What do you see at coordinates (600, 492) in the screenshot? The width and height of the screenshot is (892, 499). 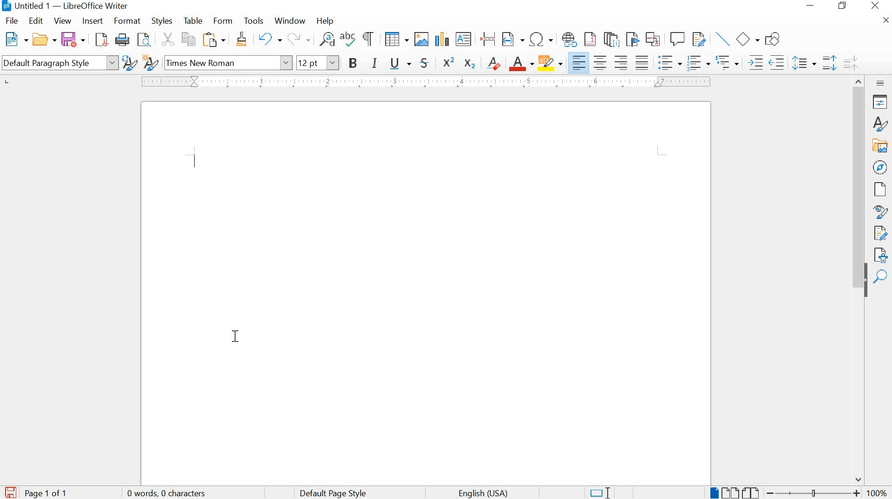 I see `STANDARD SELECTION` at bounding box center [600, 492].